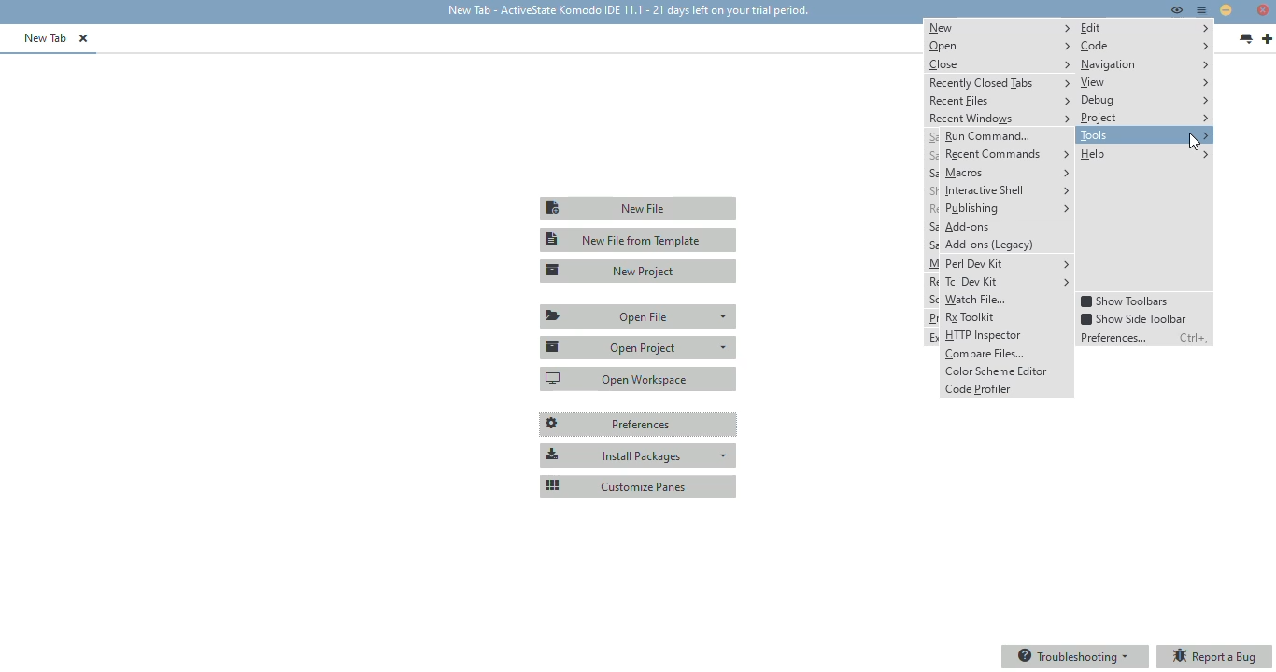 The height and width of the screenshot is (672, 1276). What do you see at coordinates (1005, 391) in the screenshot?
I see `Code Profiler` at bounding box center [1005, 391].